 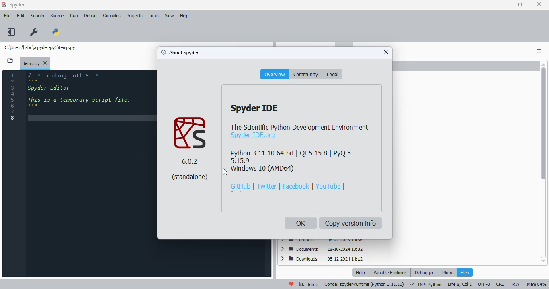 What do you see at coordinates (41, 47) in the screenshot?
I see `temporary file` at bounding box center [41, 47].